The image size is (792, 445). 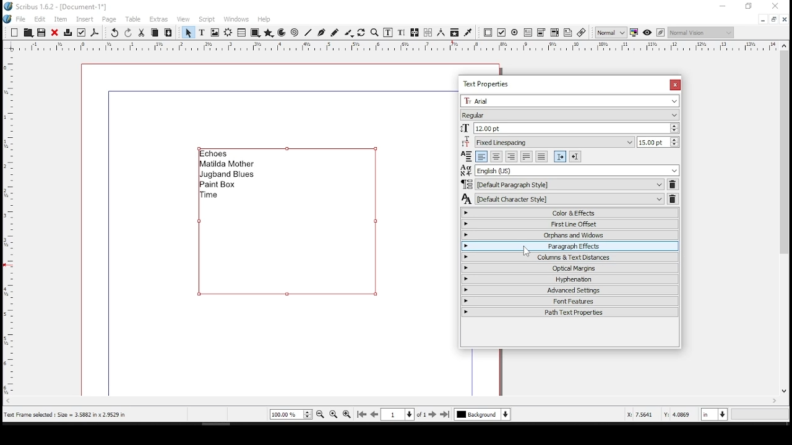 What do you see at coordinates (54, 32) in the screenshot?
I see `close` at bounding box center [54, 32].